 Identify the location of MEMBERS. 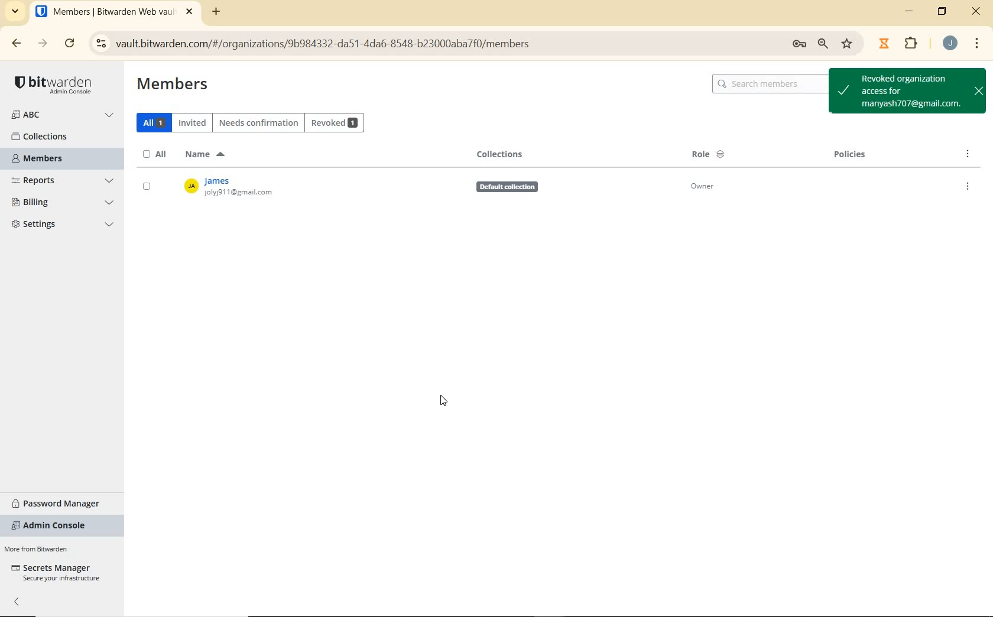
(173, 85).